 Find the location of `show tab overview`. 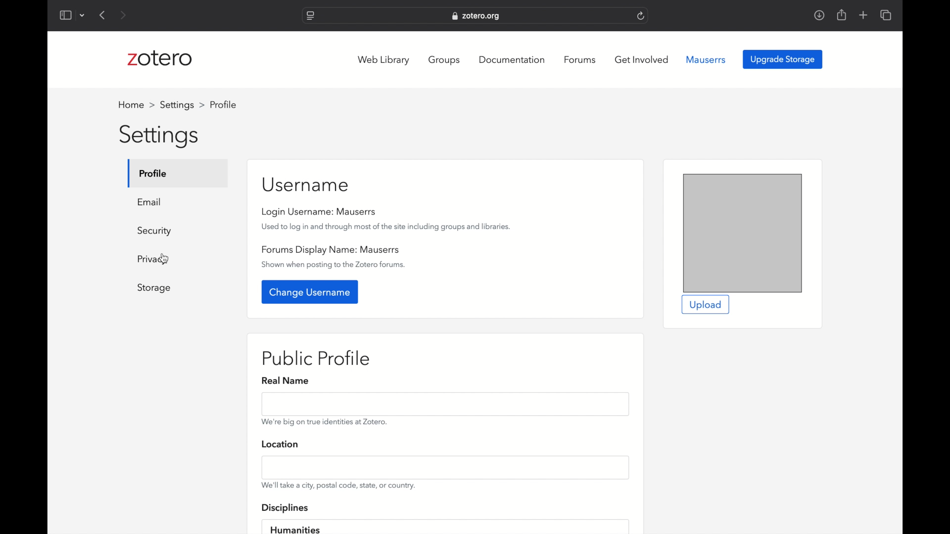

show tab overview is located at coordinates (886, 15).